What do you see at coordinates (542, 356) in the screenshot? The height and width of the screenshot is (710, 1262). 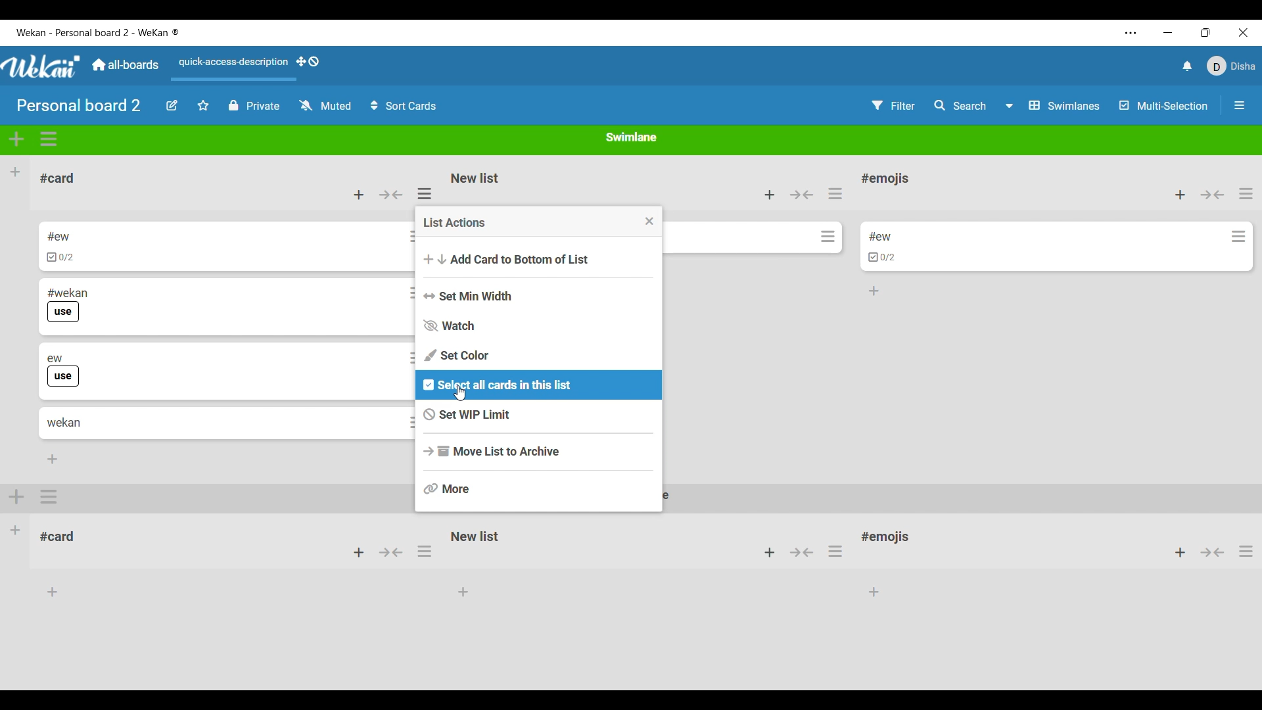 I see `Set color` at bounding box center [542, 356].